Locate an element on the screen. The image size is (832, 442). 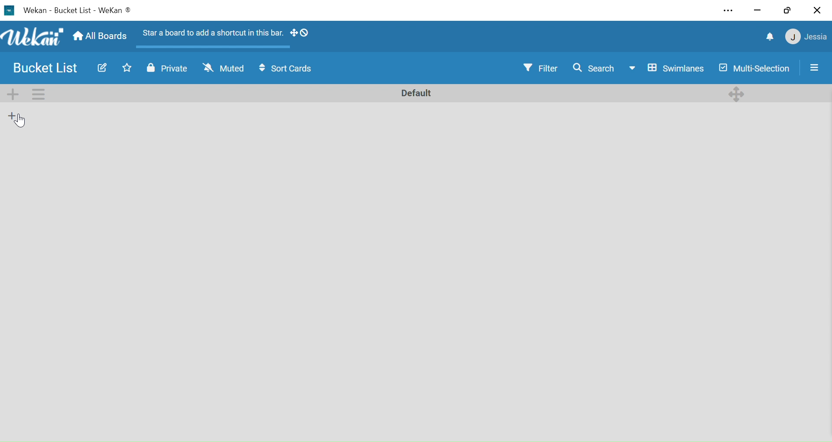
Toggle handle on/off is located at coordinates (300, 34).